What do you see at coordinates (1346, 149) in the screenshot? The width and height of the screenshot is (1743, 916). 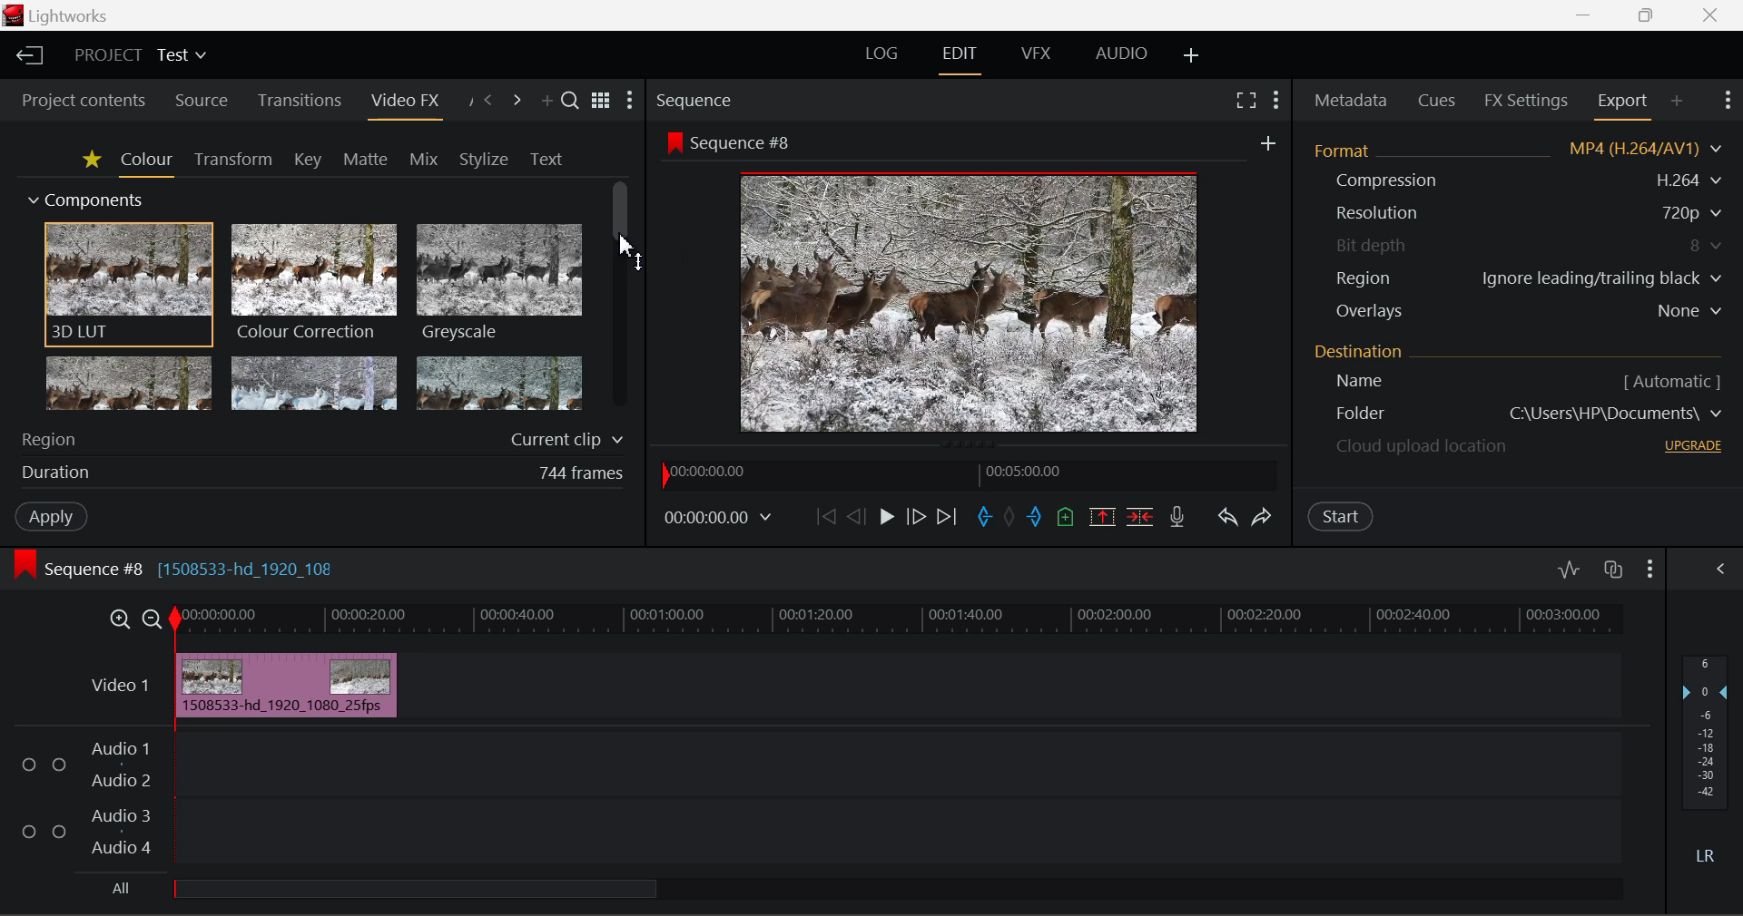 I see `Format` at bounding box center [1346, 149].